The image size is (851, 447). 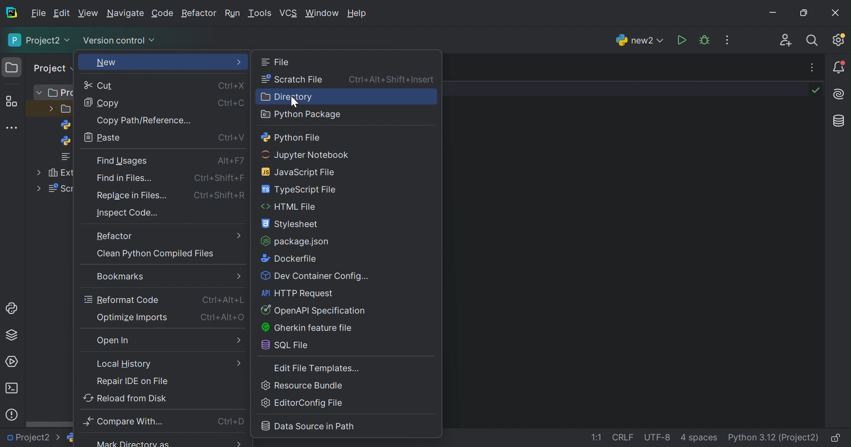 I want to click on folder design, so click(x=68, y=110).